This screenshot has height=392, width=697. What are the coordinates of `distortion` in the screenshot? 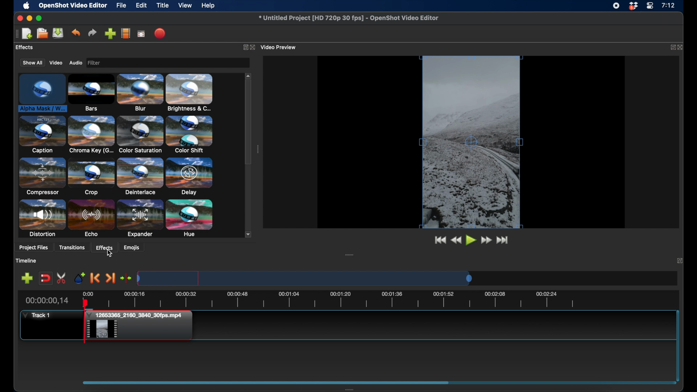 It's located at (41, 218).